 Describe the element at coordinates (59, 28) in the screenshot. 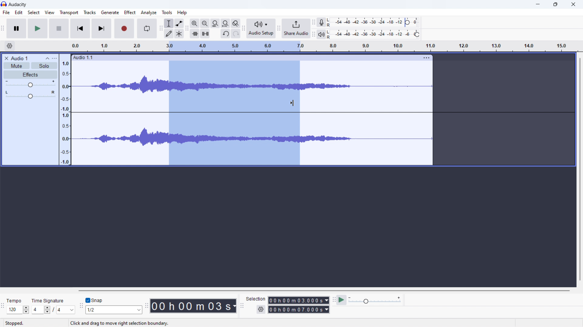

I see `stop` at that location.